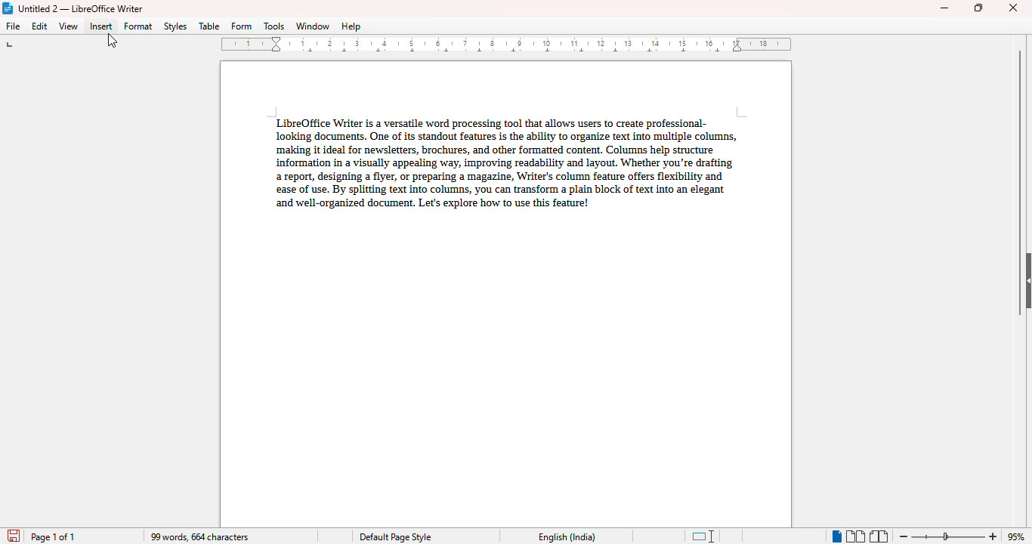  Describe the element at coordinates (978, 8) in the screenshot. I see `maximize` at that location.